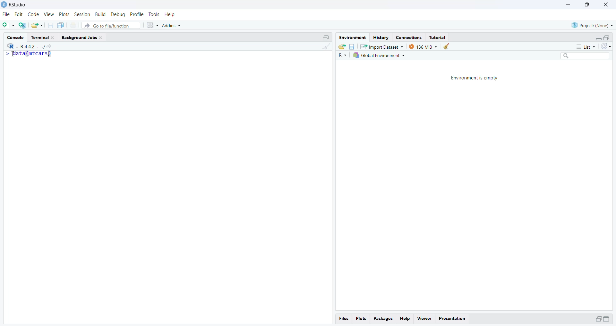  What do you see at coordinates (64, 15) in the screenshot?
I see `Plots` at bounding box center [64, 15].